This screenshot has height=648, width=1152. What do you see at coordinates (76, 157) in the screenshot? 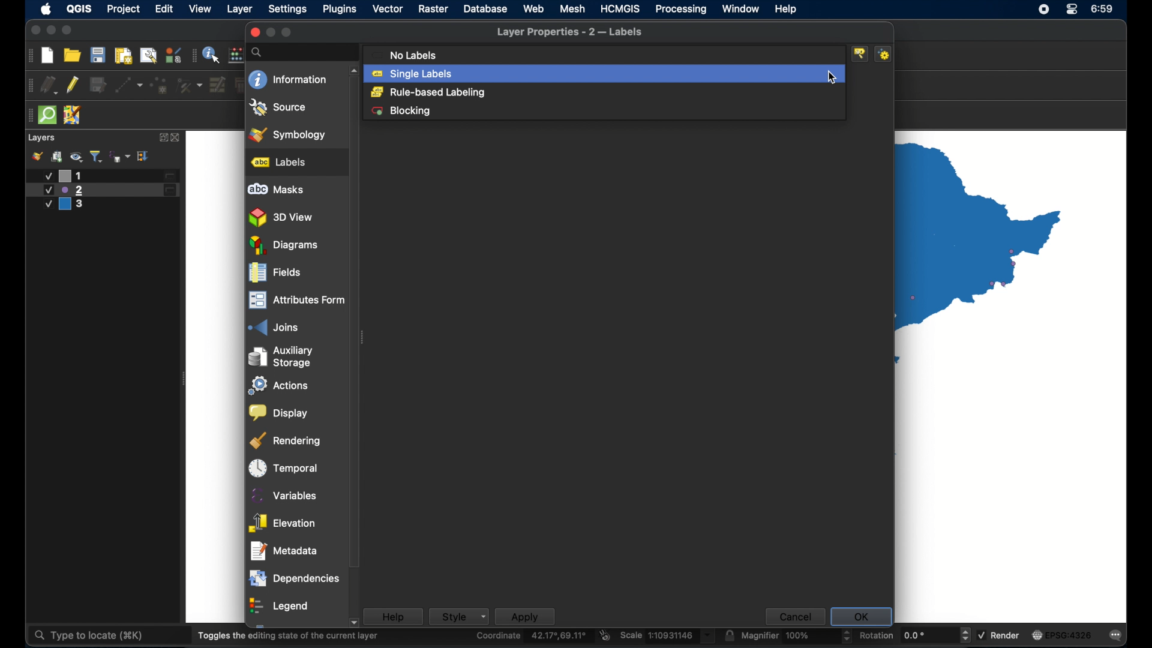
I see `manage map theme` at bounding box center [76, 157].